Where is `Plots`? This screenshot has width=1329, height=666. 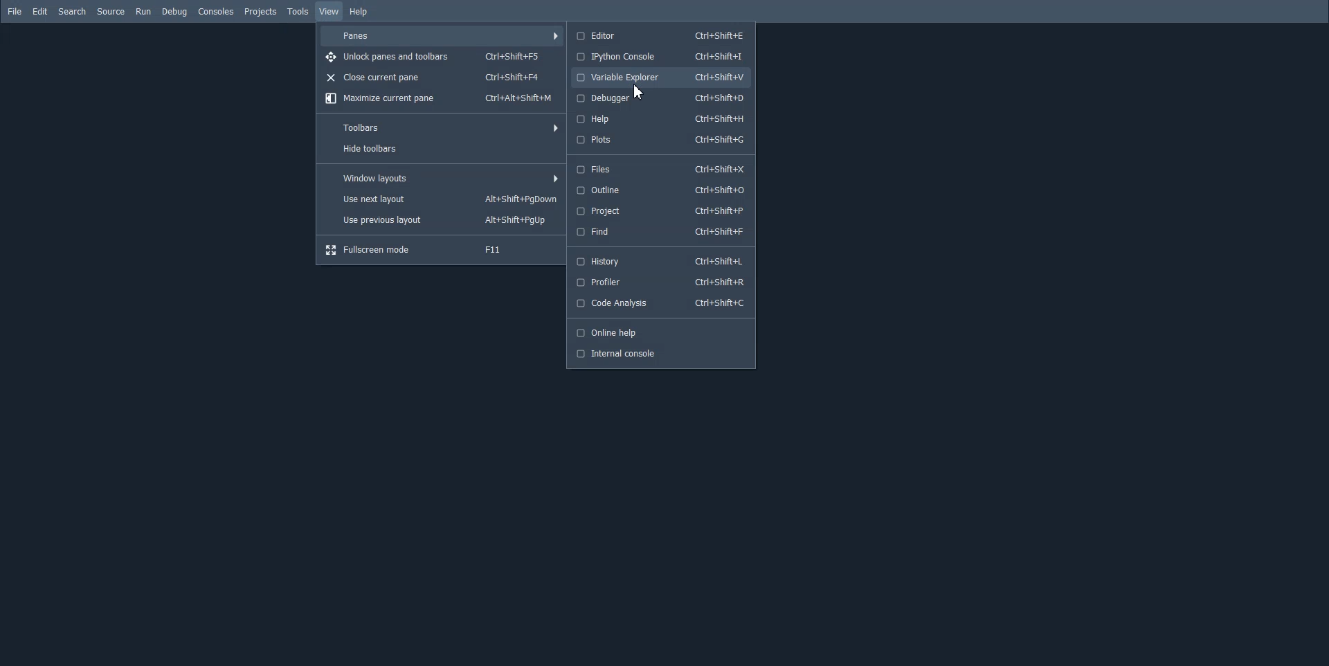 Plots is located at coordinates (661, 141).